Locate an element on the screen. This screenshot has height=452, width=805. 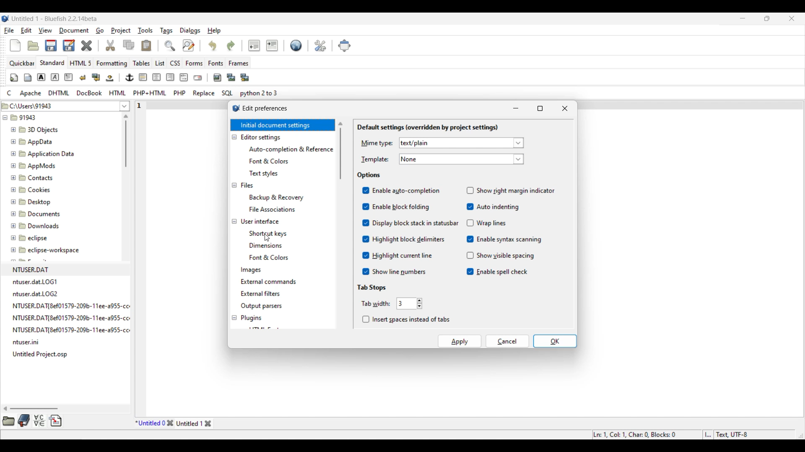
Enable syntax scanning is located at coordinates (504, 239).